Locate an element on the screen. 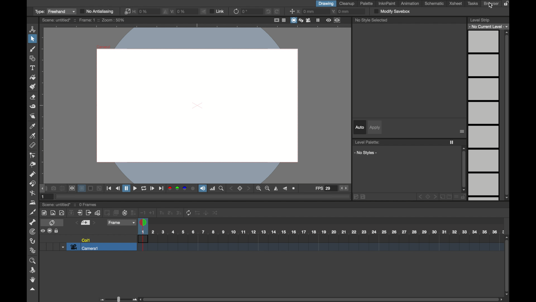 The image size is (536, 302). stepper buttons is located at coordinates (344, 188).